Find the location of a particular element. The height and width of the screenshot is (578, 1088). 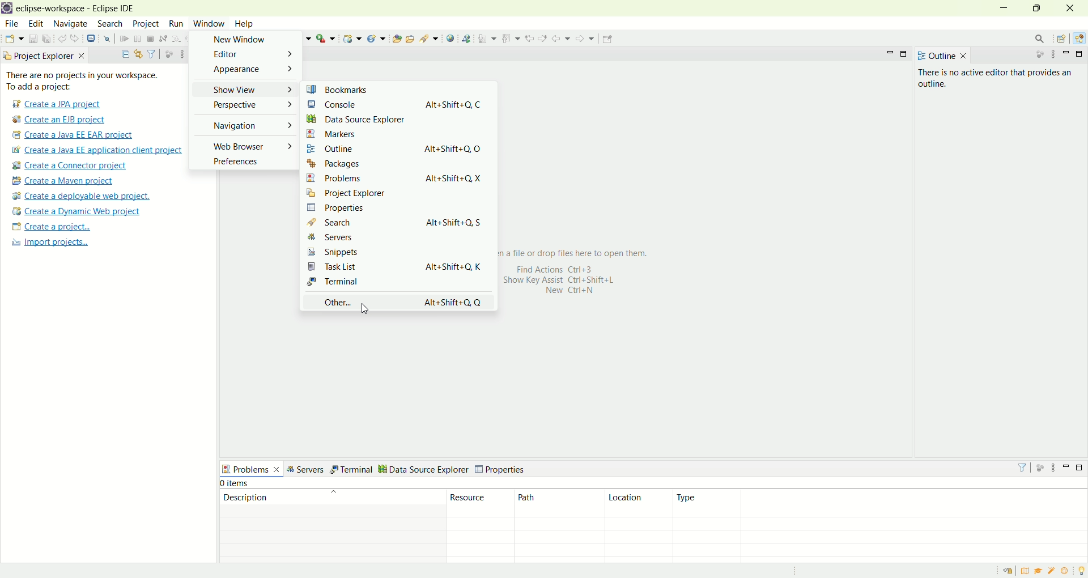

close is located at coordinates (1074, 8).